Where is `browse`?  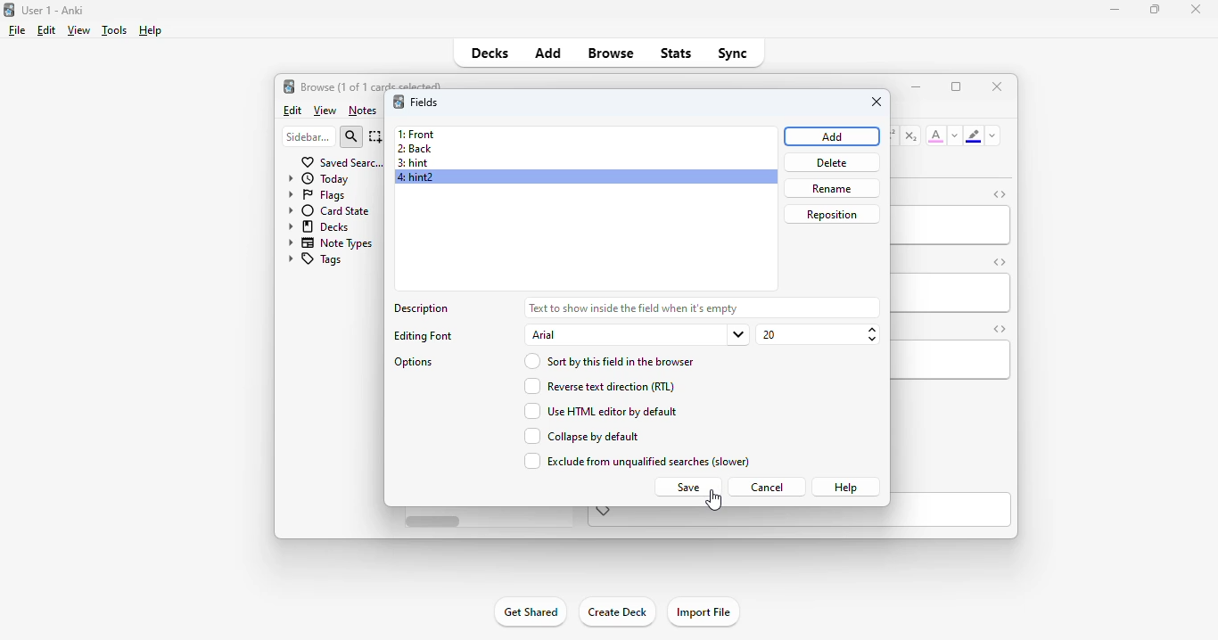
browse is located at coordinates (611, 53).